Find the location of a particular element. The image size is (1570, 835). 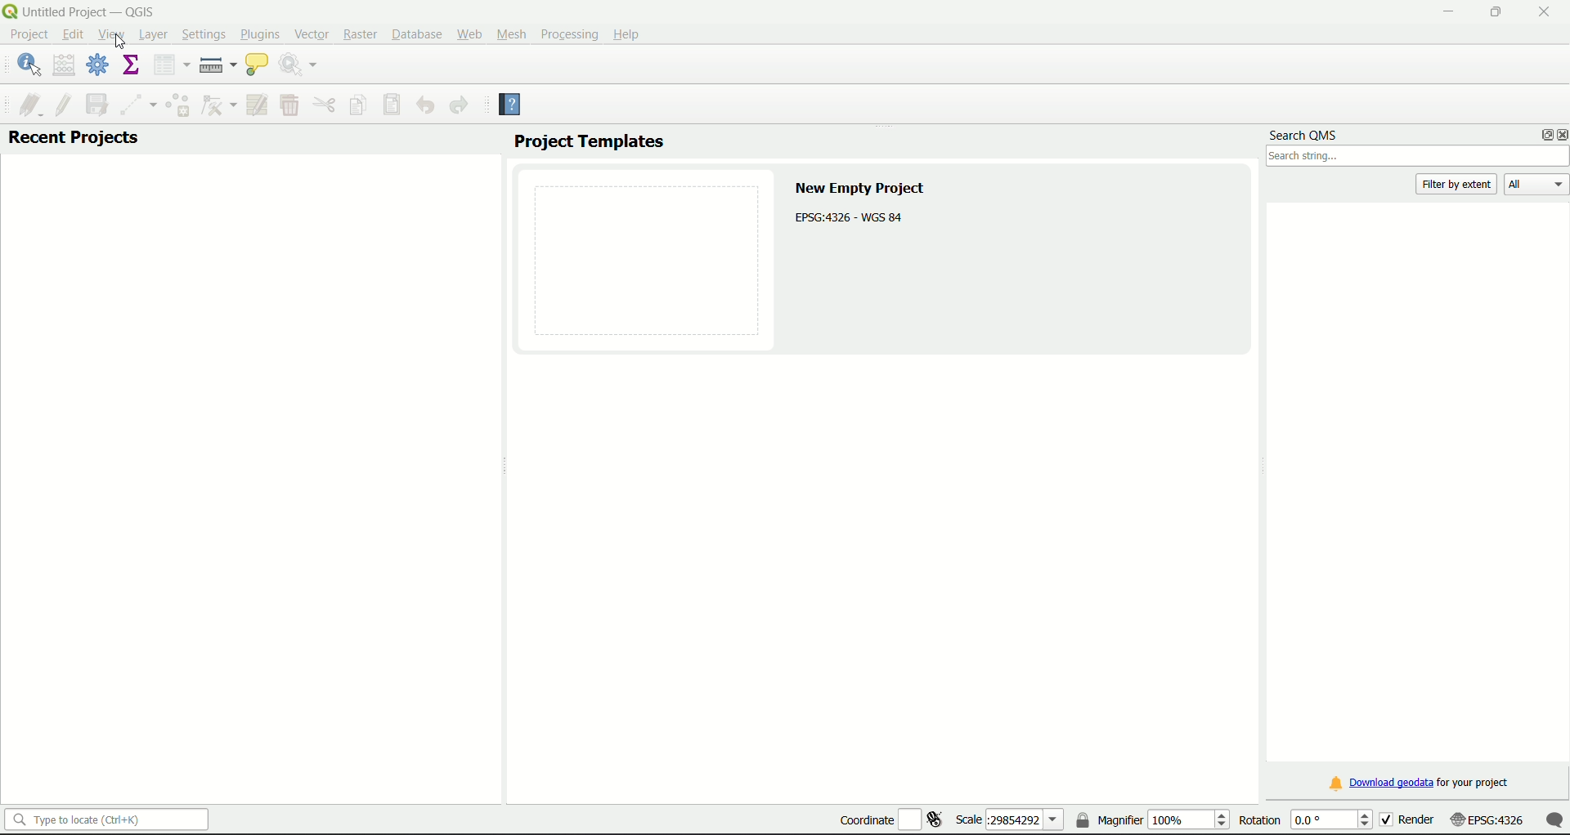

toolbox is located at coordinates (97, 65).